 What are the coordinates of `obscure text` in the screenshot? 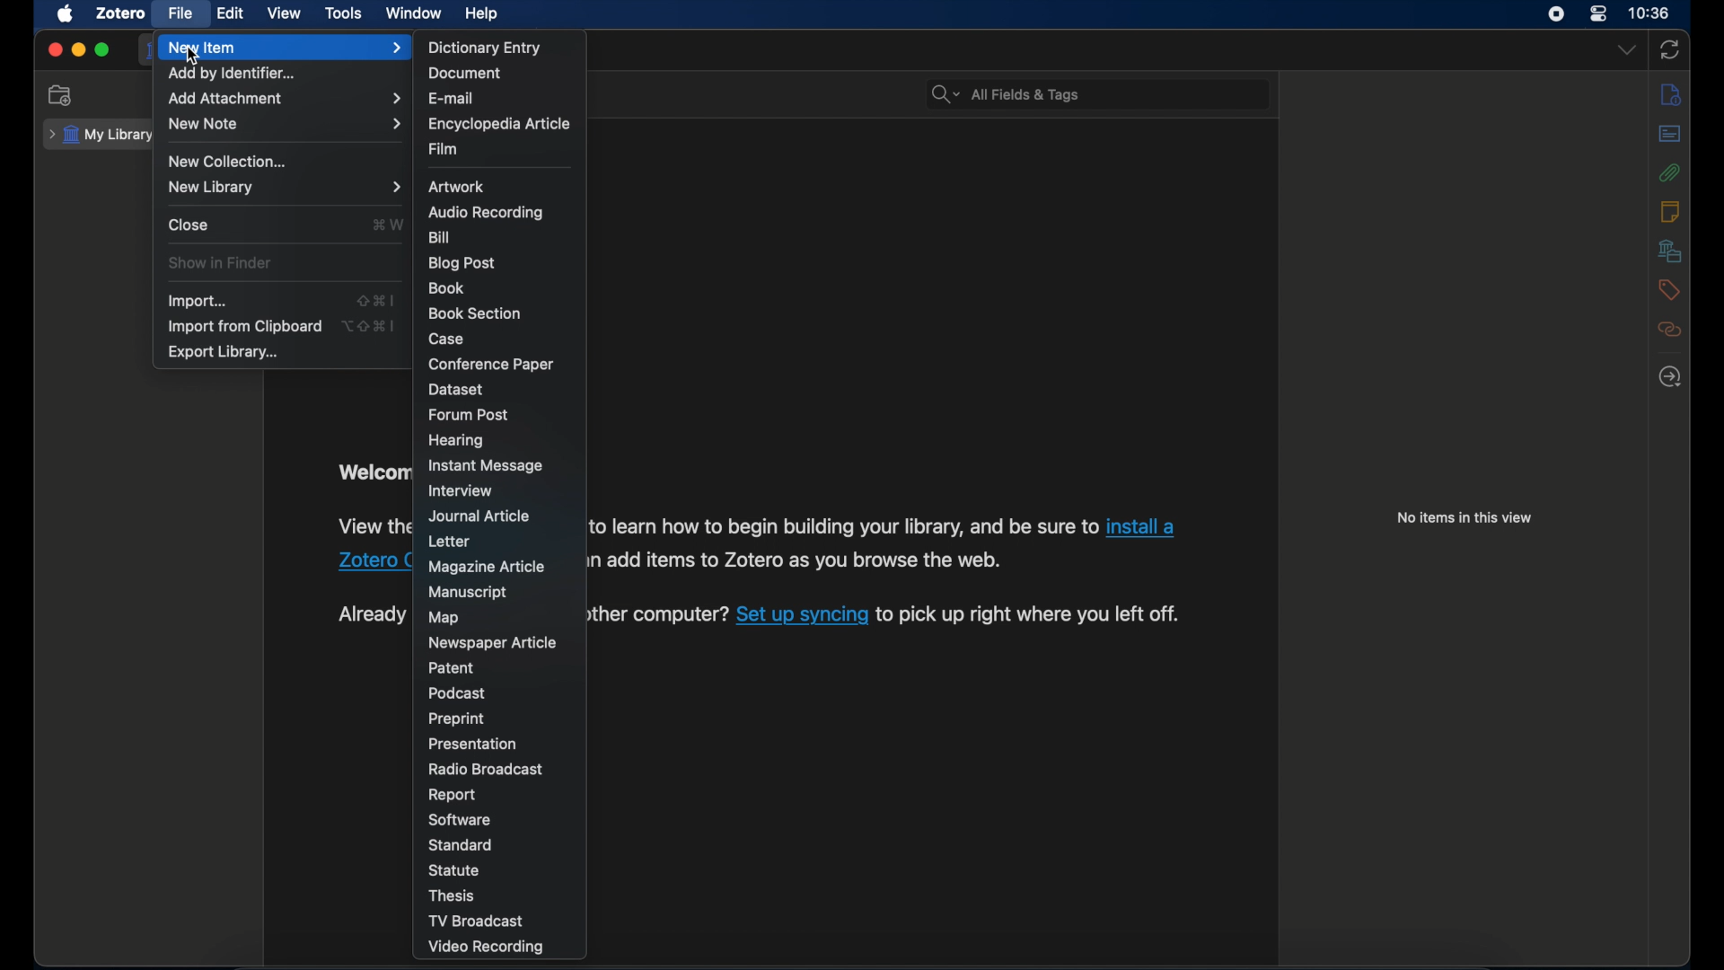 It's located at (372, 614).